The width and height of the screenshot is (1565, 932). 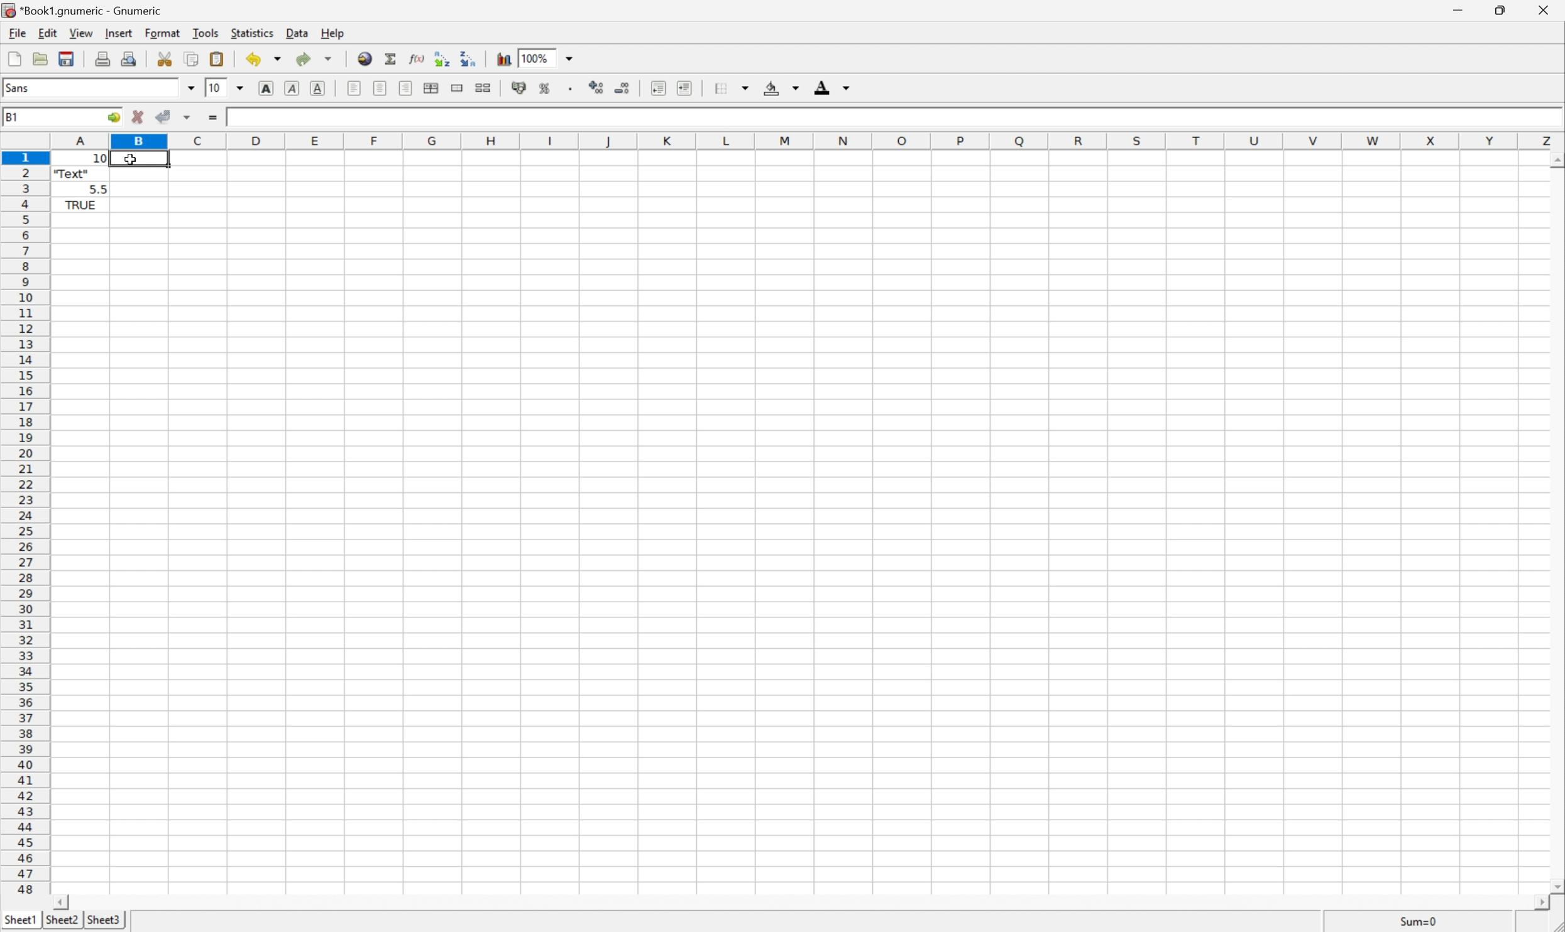 What do you see at coordinates (47, 32) in the screenshot?
I see `Edit` at bounding box center [47, 32].